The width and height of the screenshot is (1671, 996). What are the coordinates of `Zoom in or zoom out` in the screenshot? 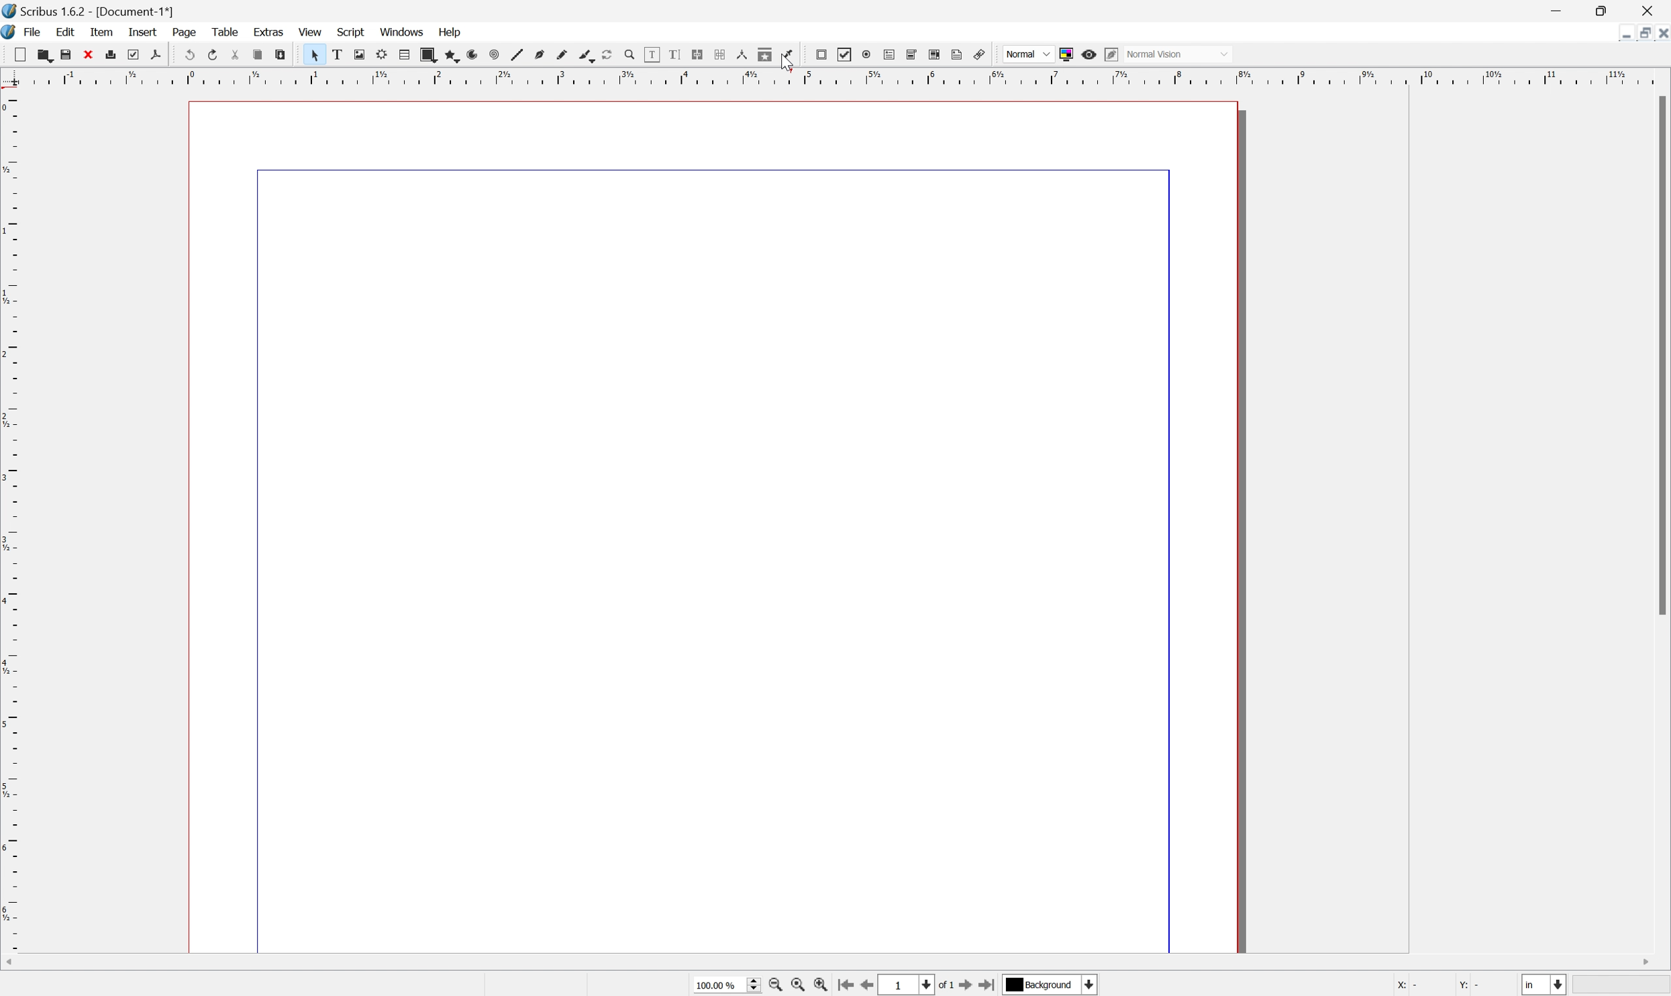 It's located at (629, 56).